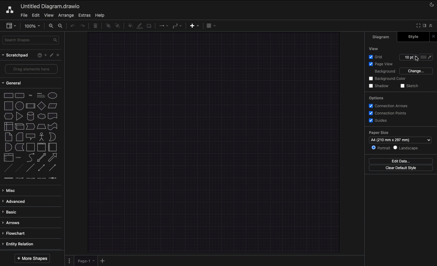 This screenshot has height=266, width=437. I want to click on Paper size, so click(400, 137).